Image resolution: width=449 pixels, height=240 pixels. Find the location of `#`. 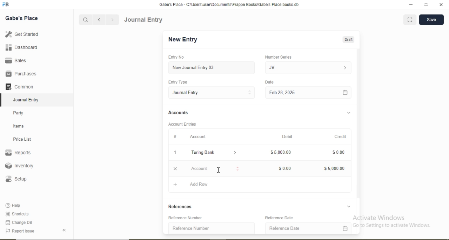

# is located at coordinates (175, 136).